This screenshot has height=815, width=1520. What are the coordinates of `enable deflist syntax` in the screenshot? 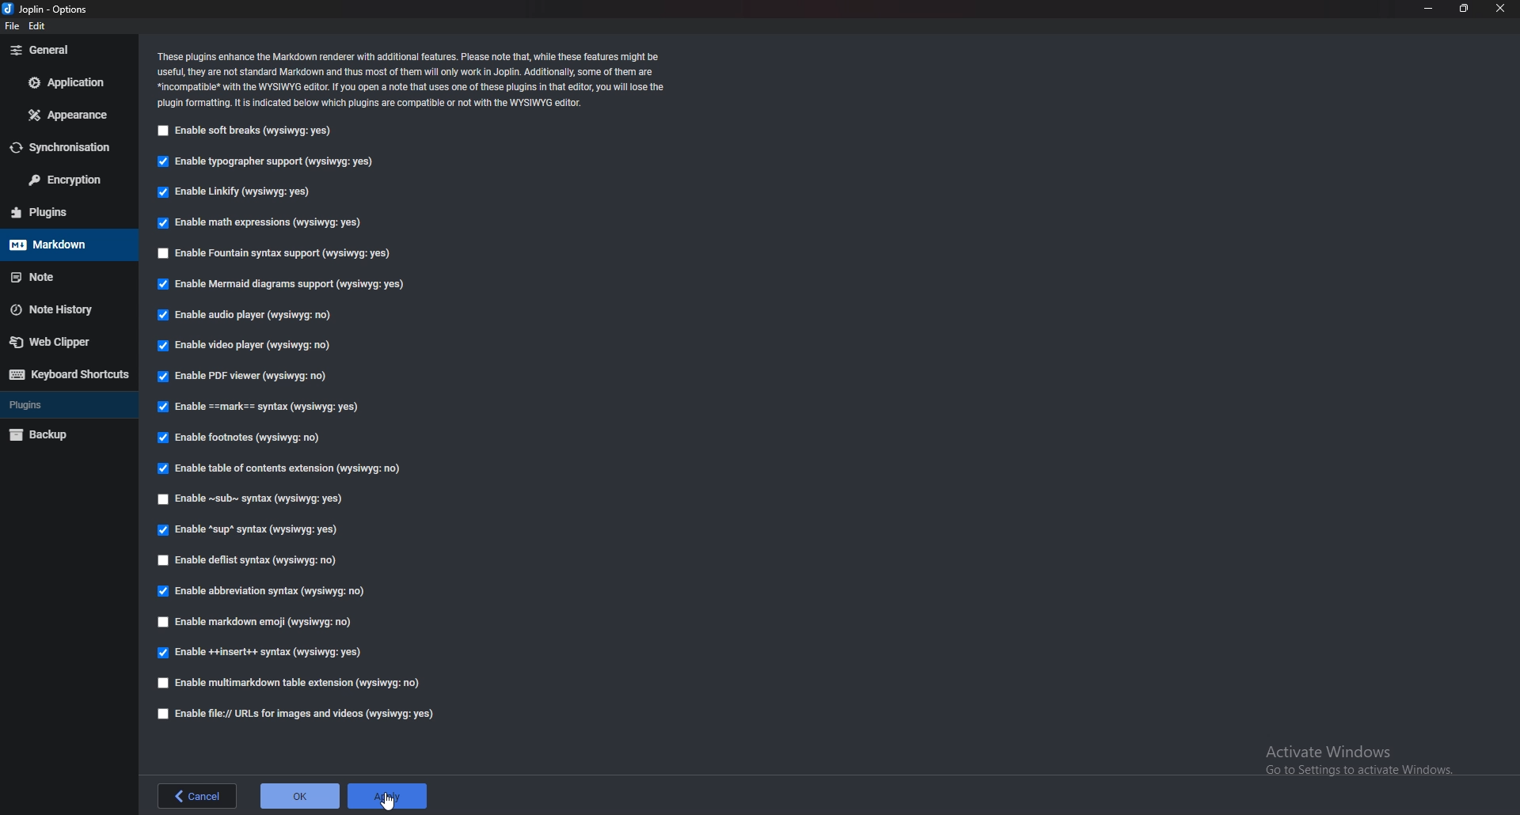 It's located at (254, 559).